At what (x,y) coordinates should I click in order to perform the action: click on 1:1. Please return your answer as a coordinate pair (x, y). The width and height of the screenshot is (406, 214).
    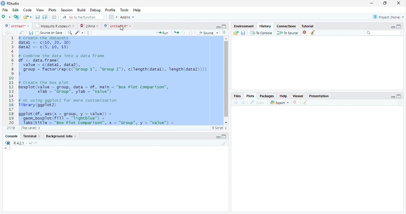
    Looking at the image, I should click on (10, 128).